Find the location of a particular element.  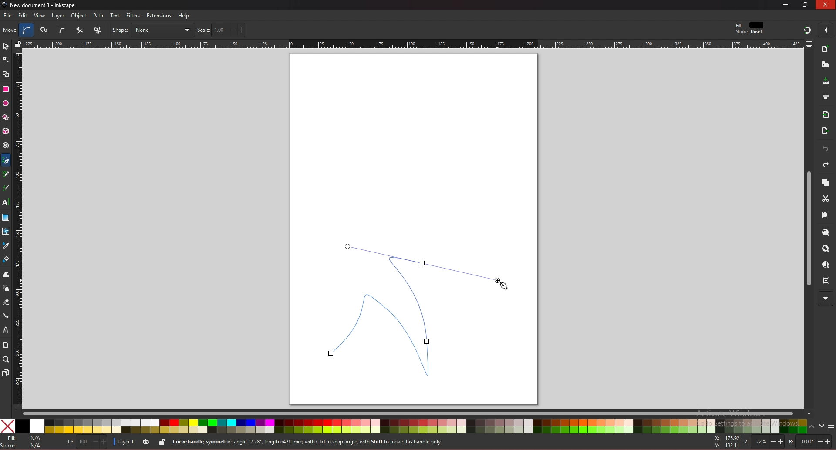

filters is located at coordinates (134, 16).